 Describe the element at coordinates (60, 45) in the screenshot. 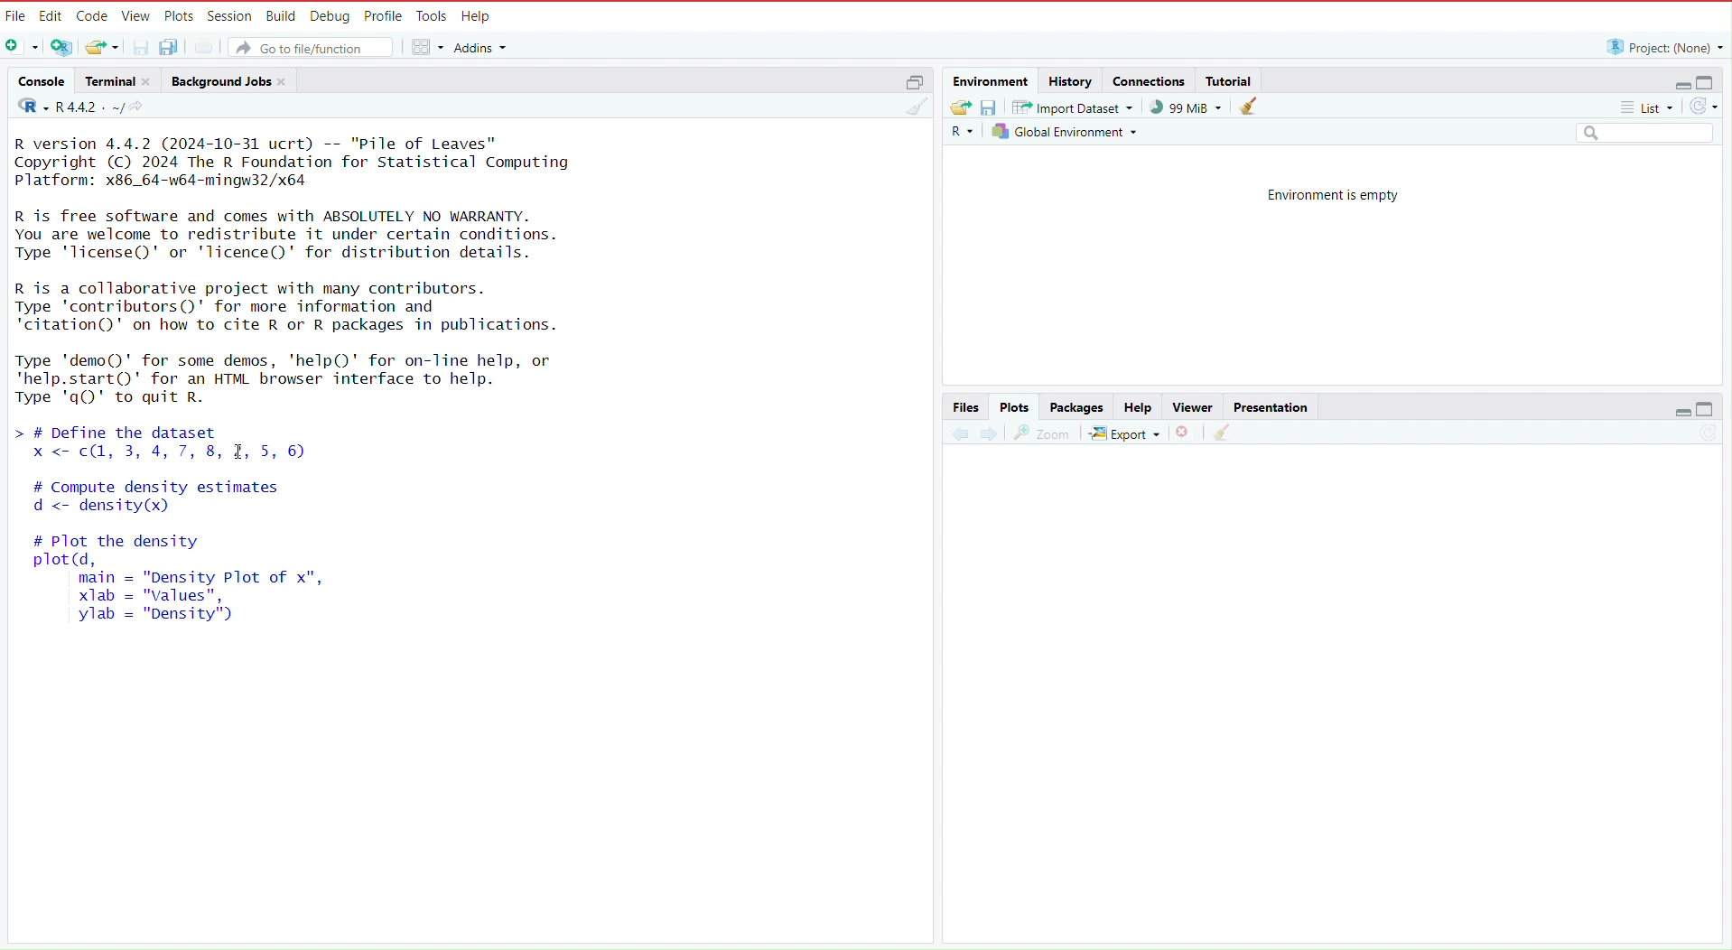

I see `create a project` at that location.